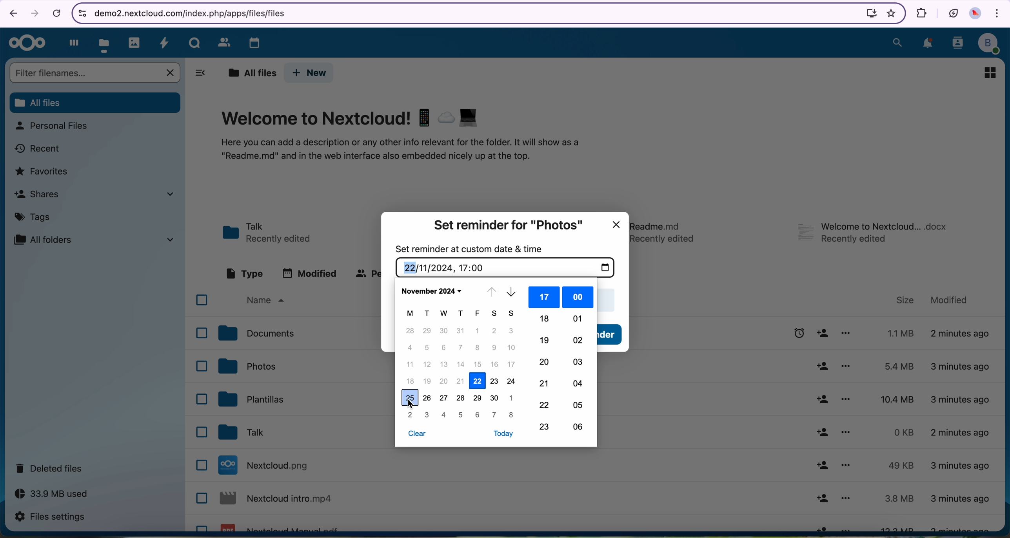 This screenshot has height=538, width=1010. I want to click on favorites, so click(43, 172).